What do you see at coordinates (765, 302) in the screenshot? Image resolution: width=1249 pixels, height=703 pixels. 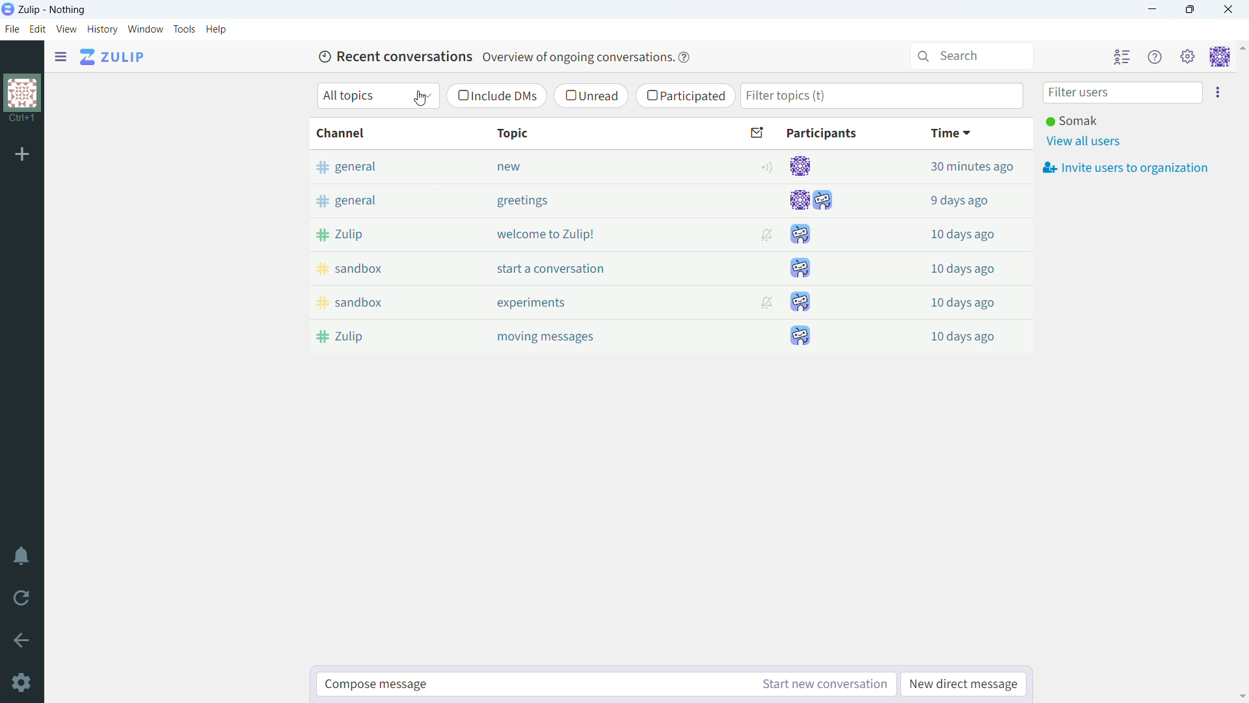 I see `muted` at bounding box center [765, 302].